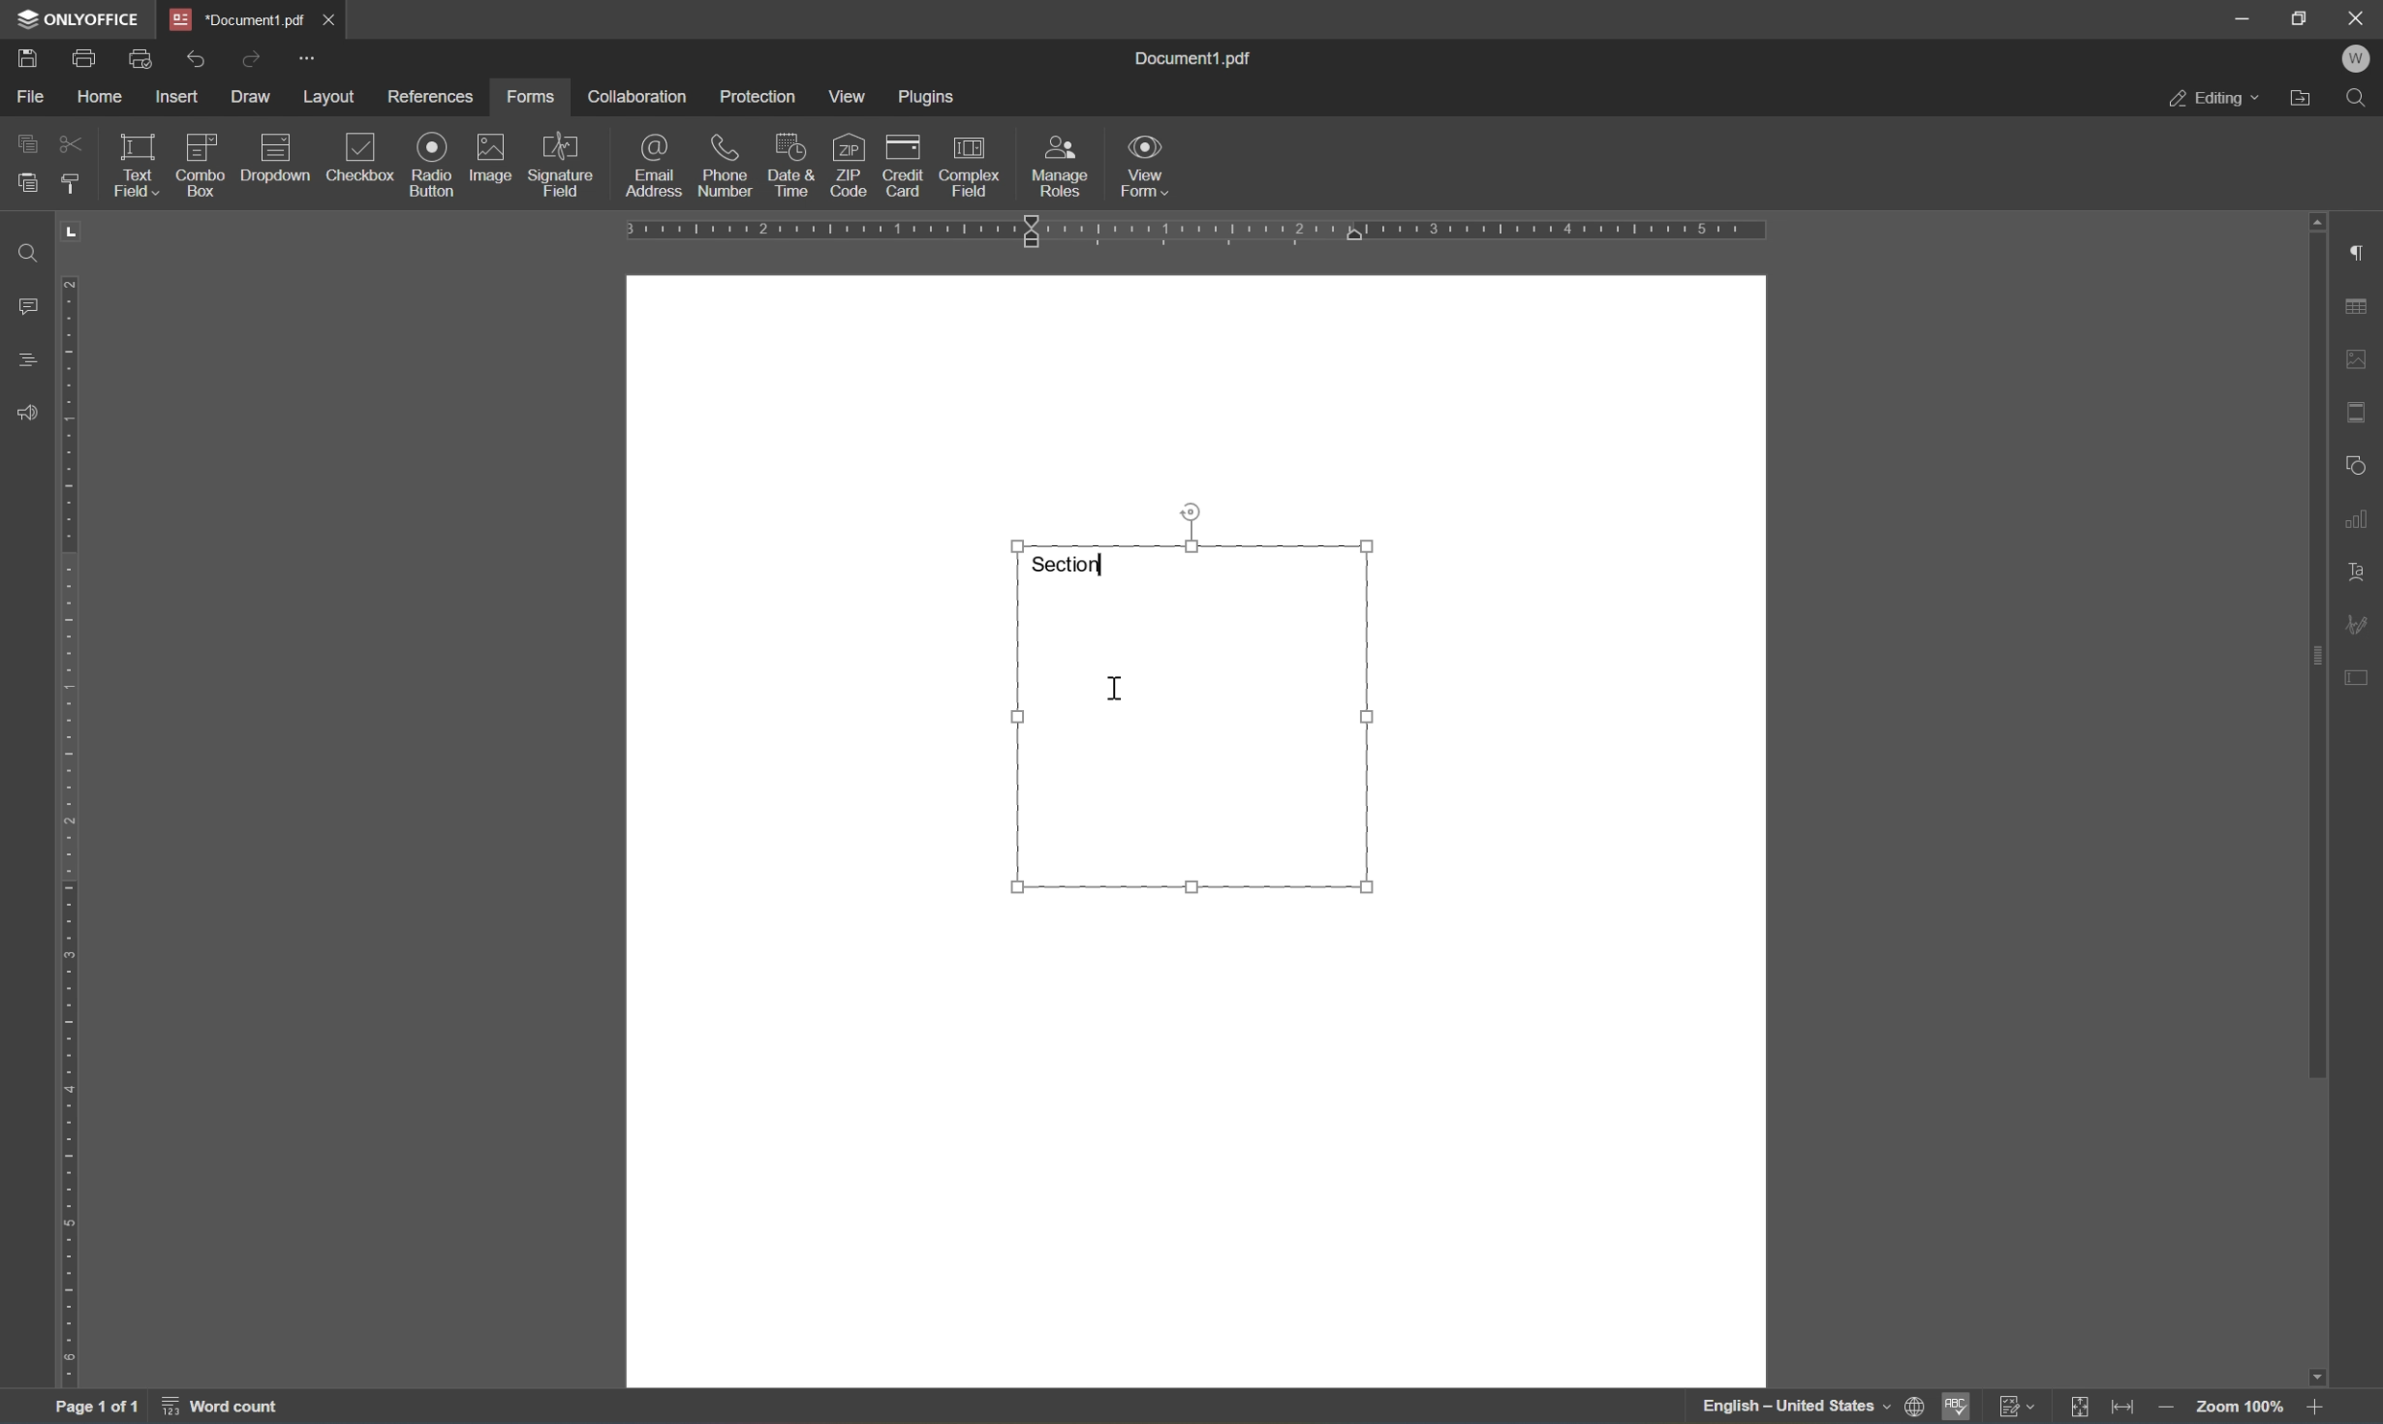  Describe the element at coordinates (1954, 1407) in the screenshot. I see `spell checking` at that location.